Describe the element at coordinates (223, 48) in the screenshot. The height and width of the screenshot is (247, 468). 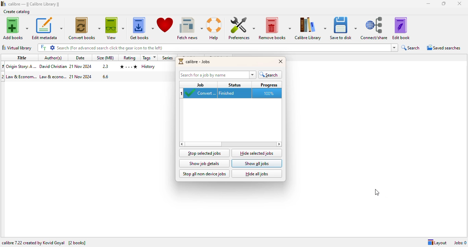
I see `search` at that location.